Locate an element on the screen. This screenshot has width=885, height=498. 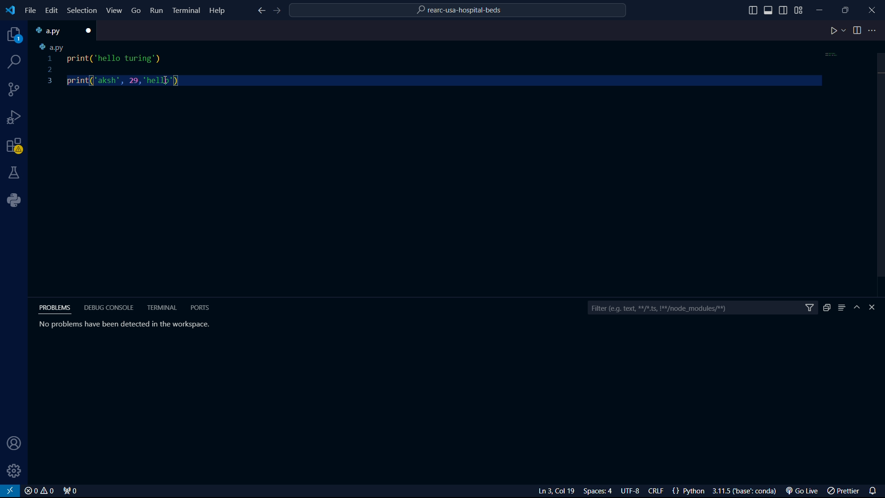
toggle sidebar is located at coordinates (769, 10).